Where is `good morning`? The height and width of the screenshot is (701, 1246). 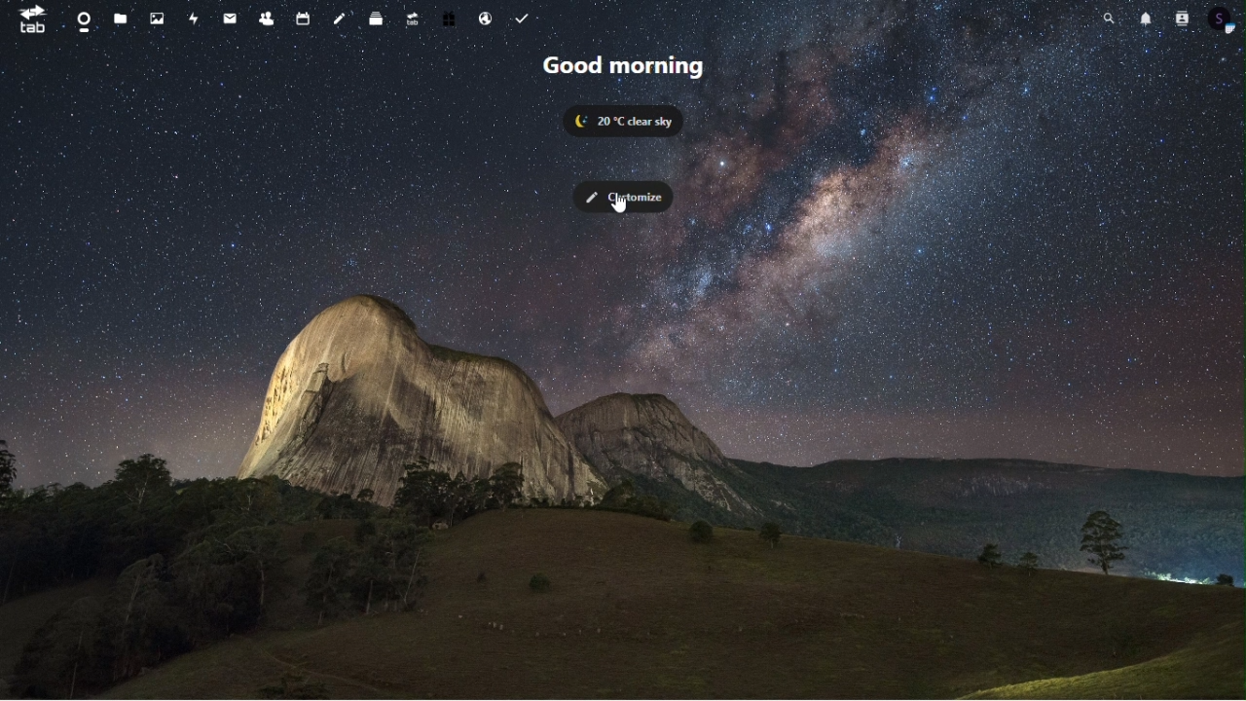
good morning is located at coordinates (619, 65).